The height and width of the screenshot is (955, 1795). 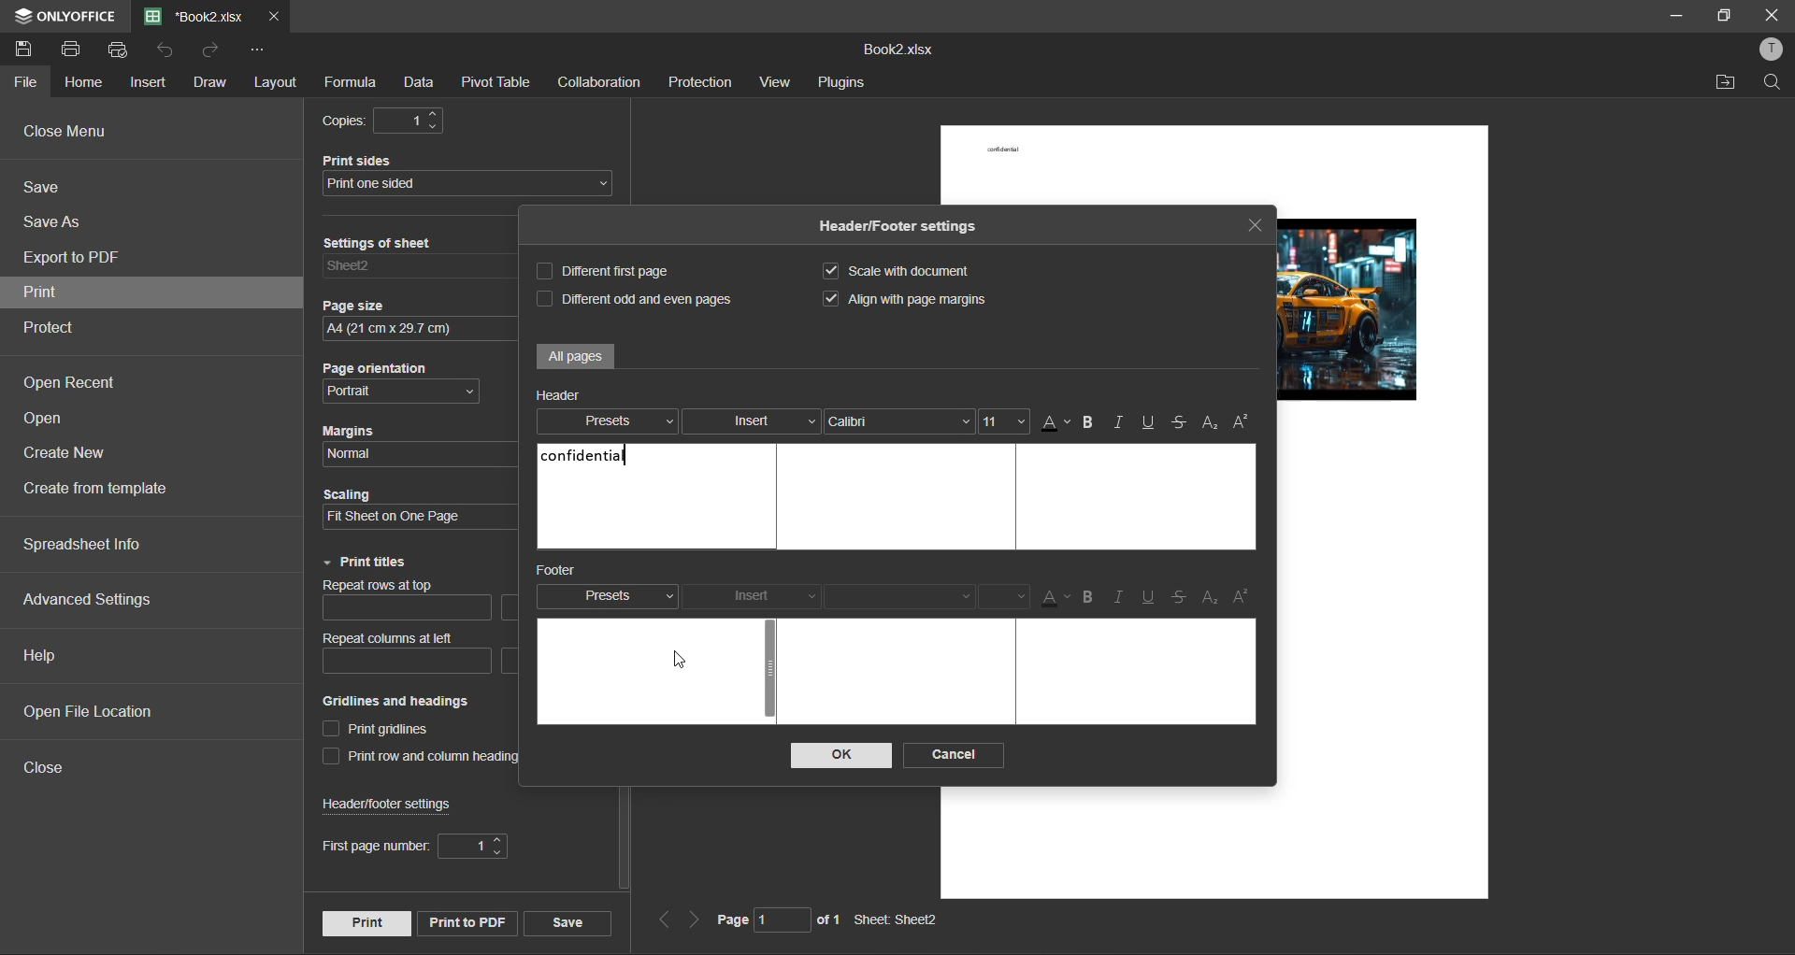 What do you see at coordinates (217, 51) in the screenshot?
I see `redo` at bounding box center [217, 51].